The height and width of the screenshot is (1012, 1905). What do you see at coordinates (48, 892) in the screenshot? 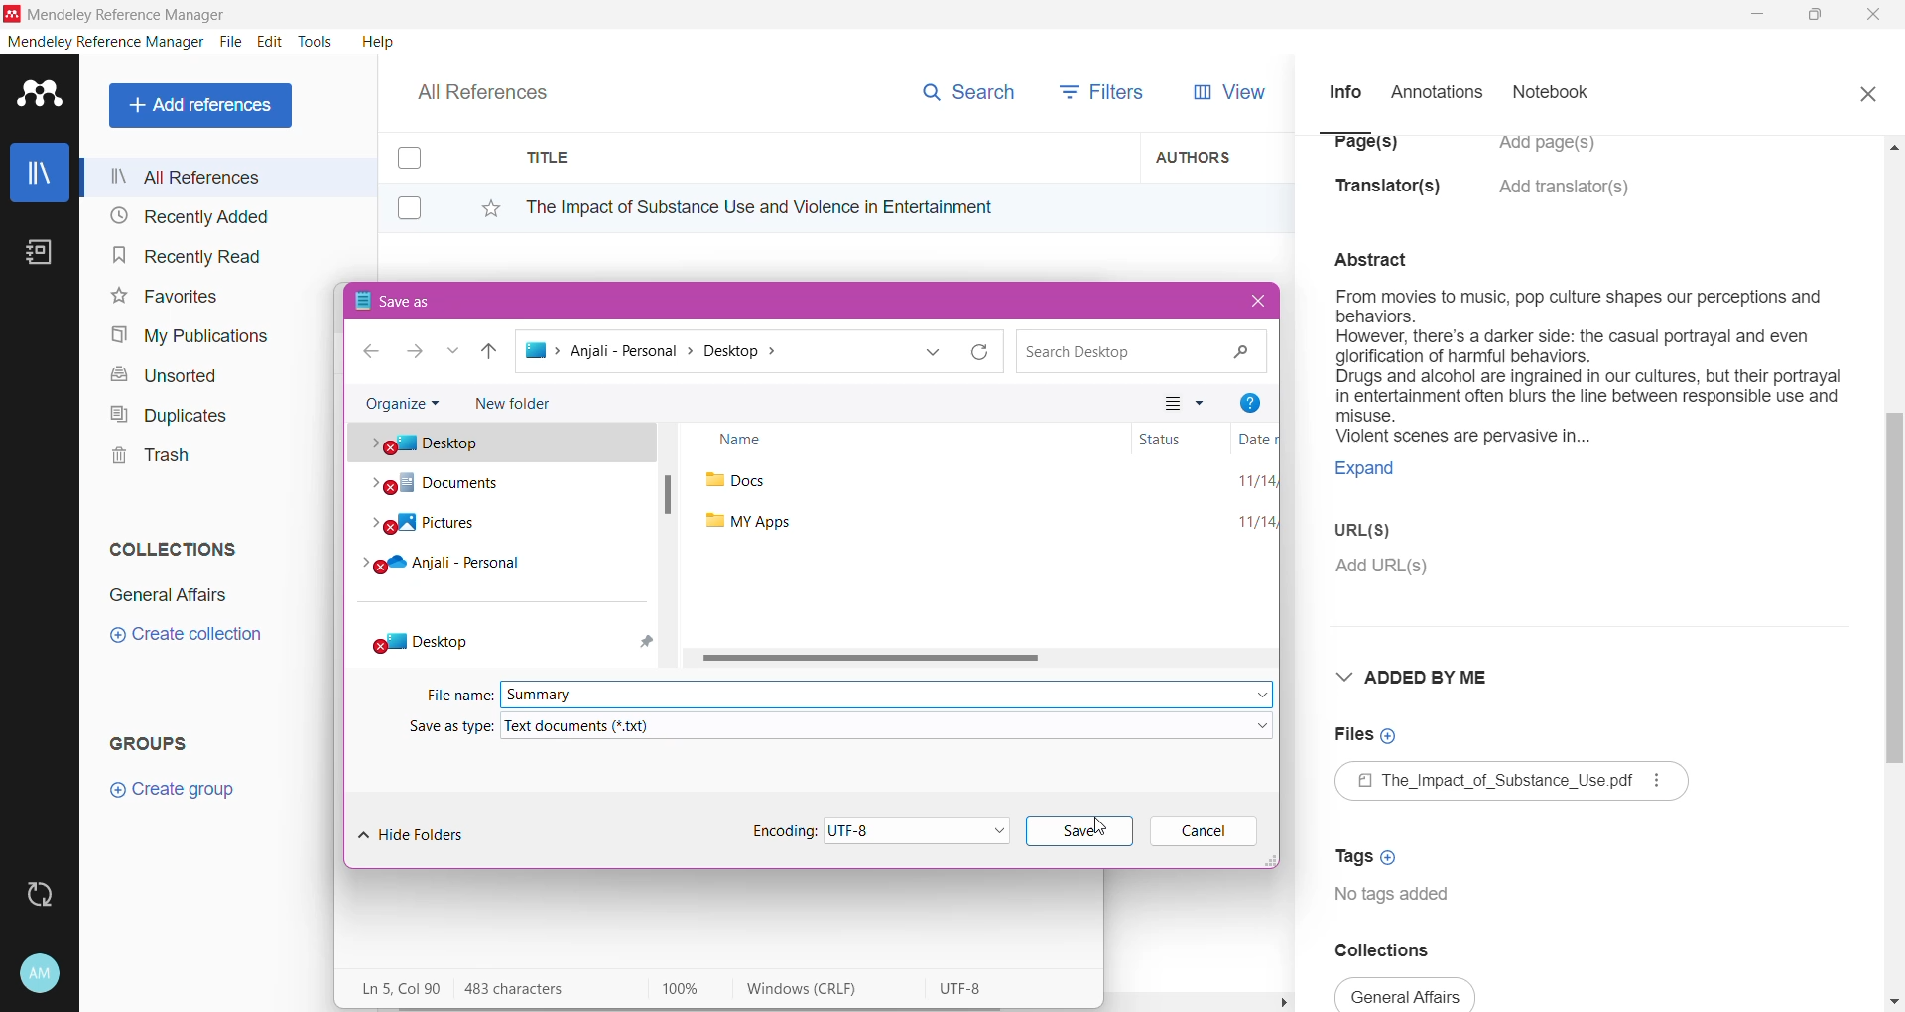
I see `Last Sync` at bounding box center [48, 892].